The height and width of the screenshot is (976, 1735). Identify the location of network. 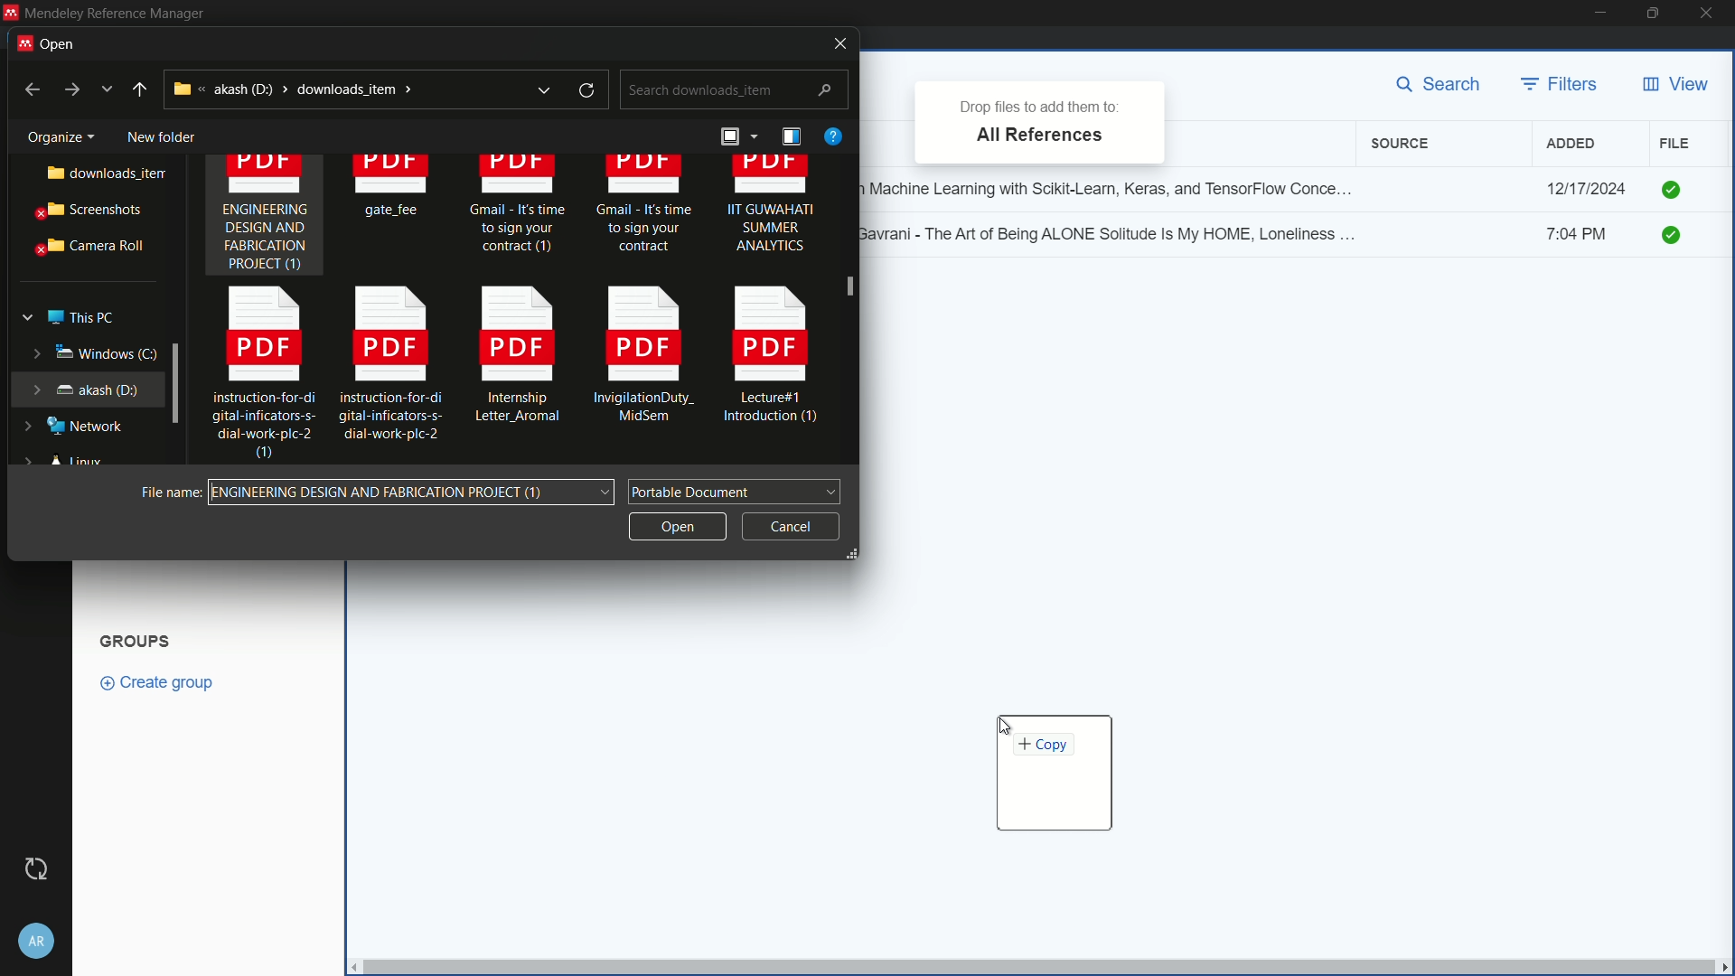
(77, 427).